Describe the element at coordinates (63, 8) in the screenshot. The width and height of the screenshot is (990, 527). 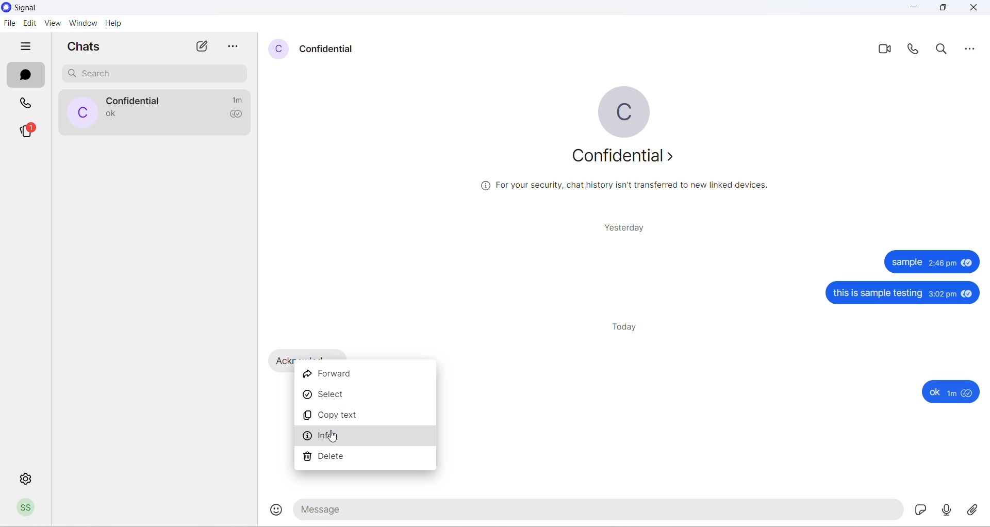
I see `application name and logo` at that location.